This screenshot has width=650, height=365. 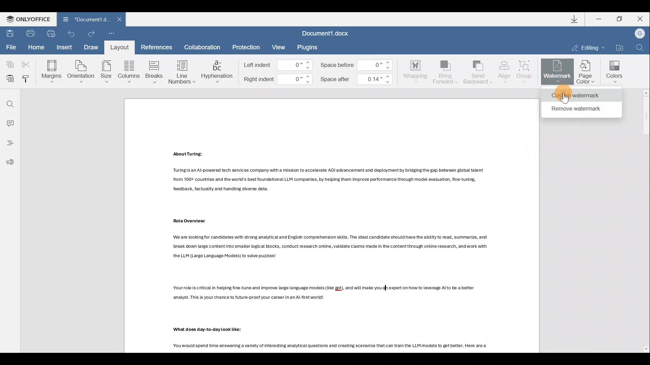 I want to click on , so click(x=185, y=220).